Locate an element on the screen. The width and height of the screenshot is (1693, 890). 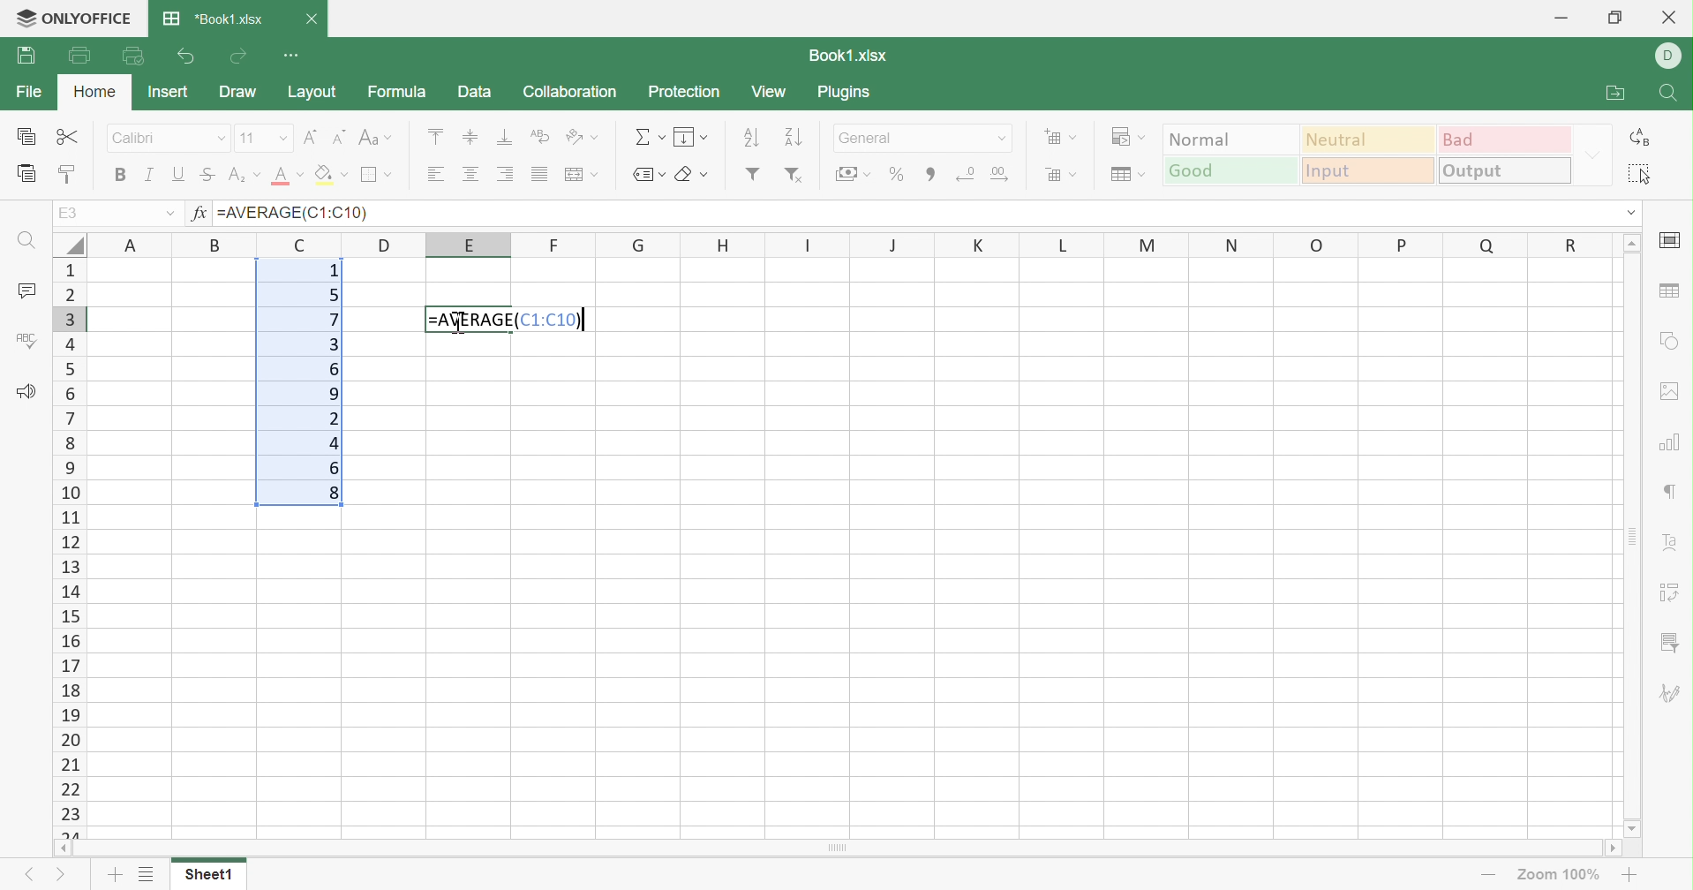
Zoom out is located at coordinates (1489, 875).